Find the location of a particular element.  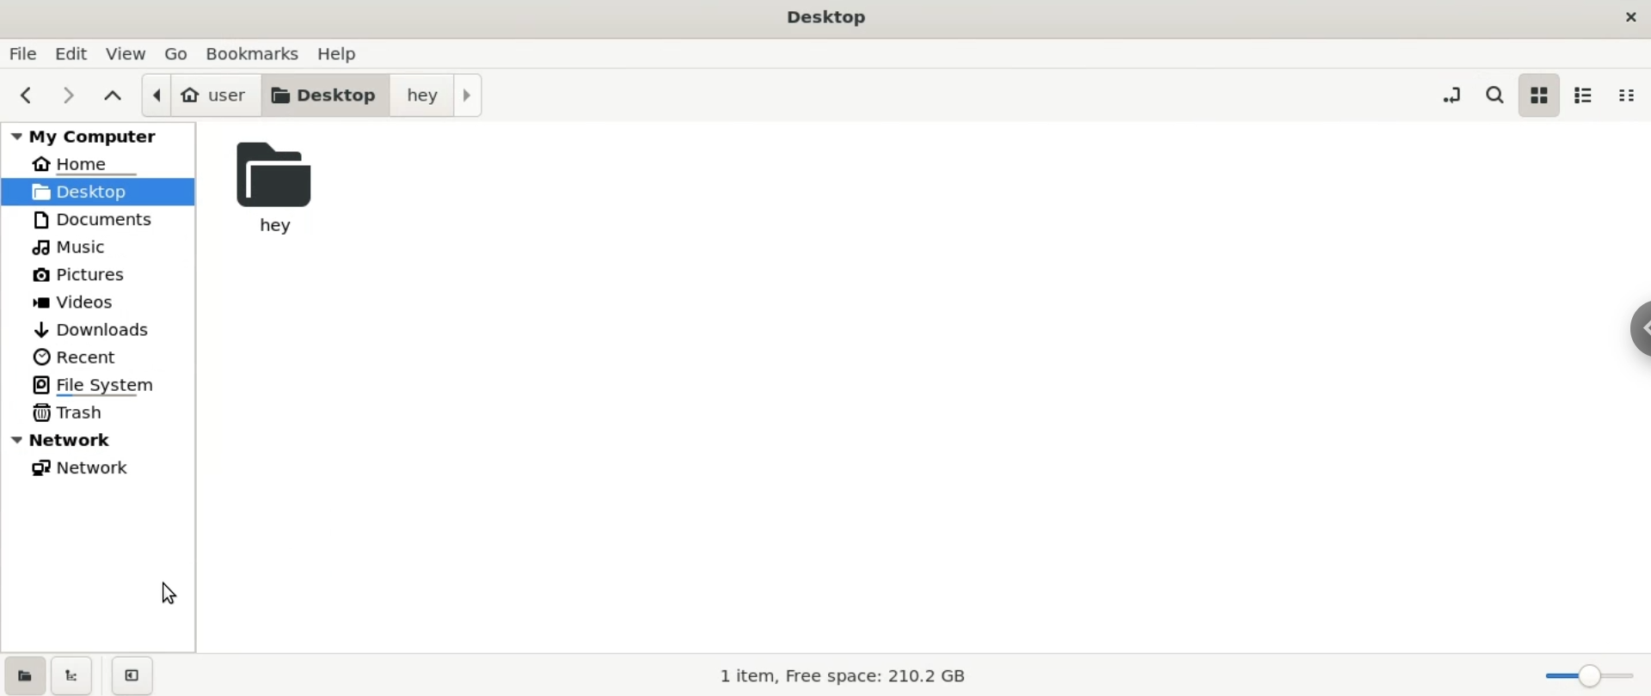

my computer is located at coordinates (100, 137).